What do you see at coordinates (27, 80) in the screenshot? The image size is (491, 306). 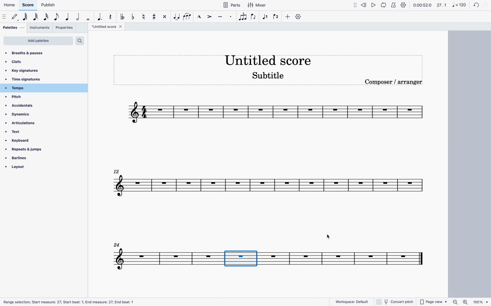 I see `time signatures` at bounding box center [27, 80].